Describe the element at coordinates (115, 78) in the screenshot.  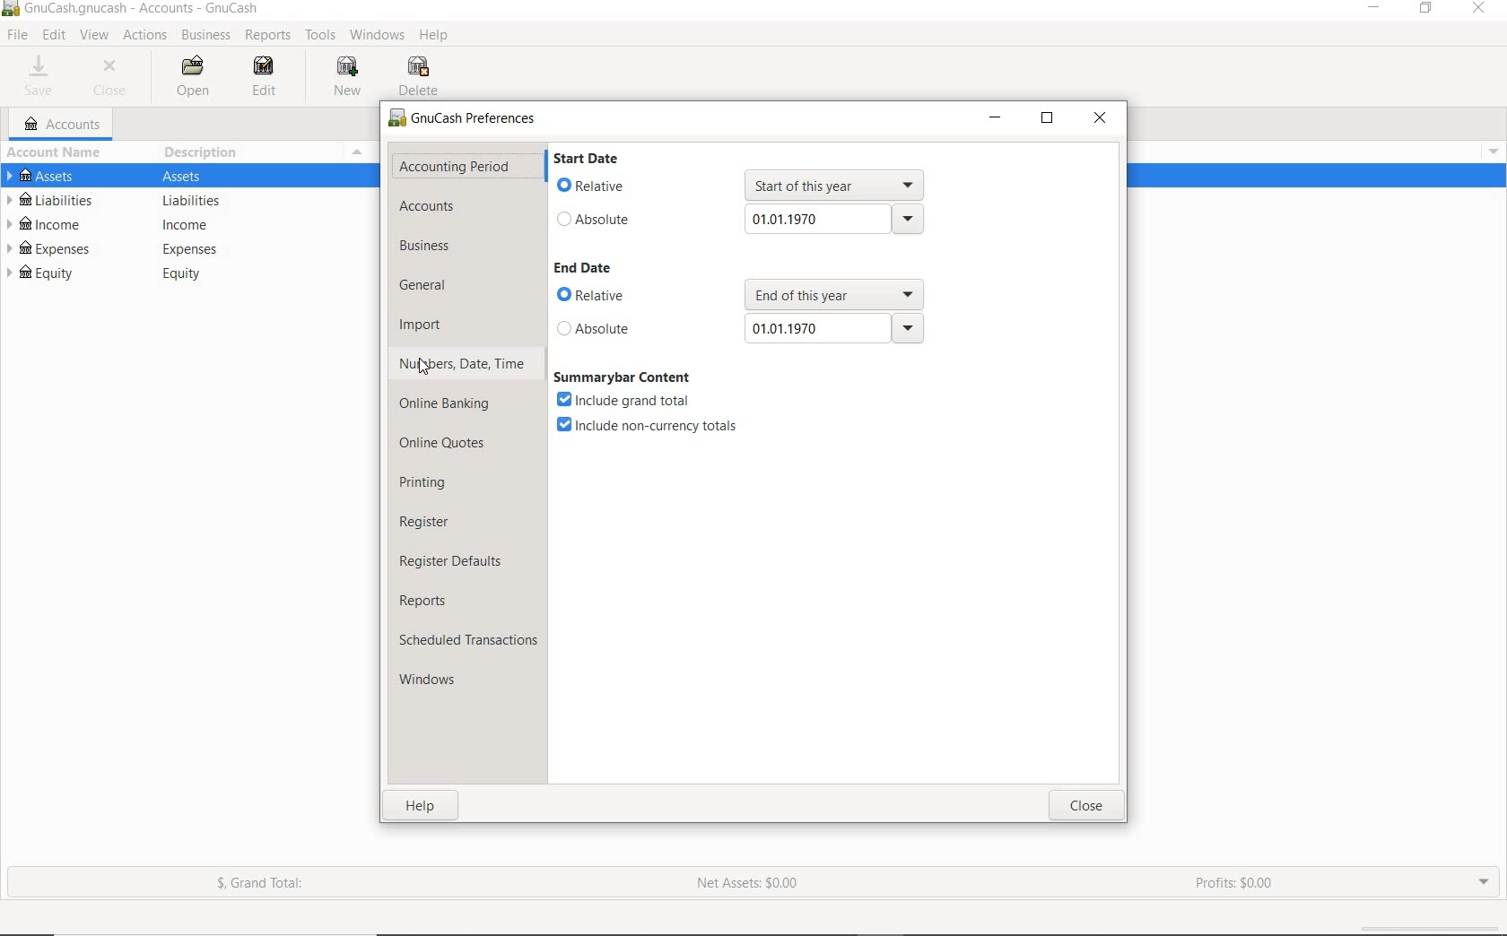
I see `CLOSE` at that location.